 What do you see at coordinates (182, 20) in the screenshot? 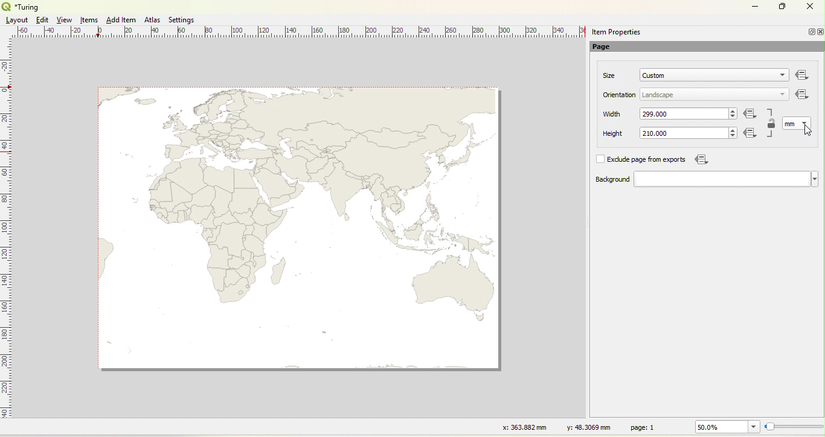
I see `Settings` at bounding box center [182, 20].